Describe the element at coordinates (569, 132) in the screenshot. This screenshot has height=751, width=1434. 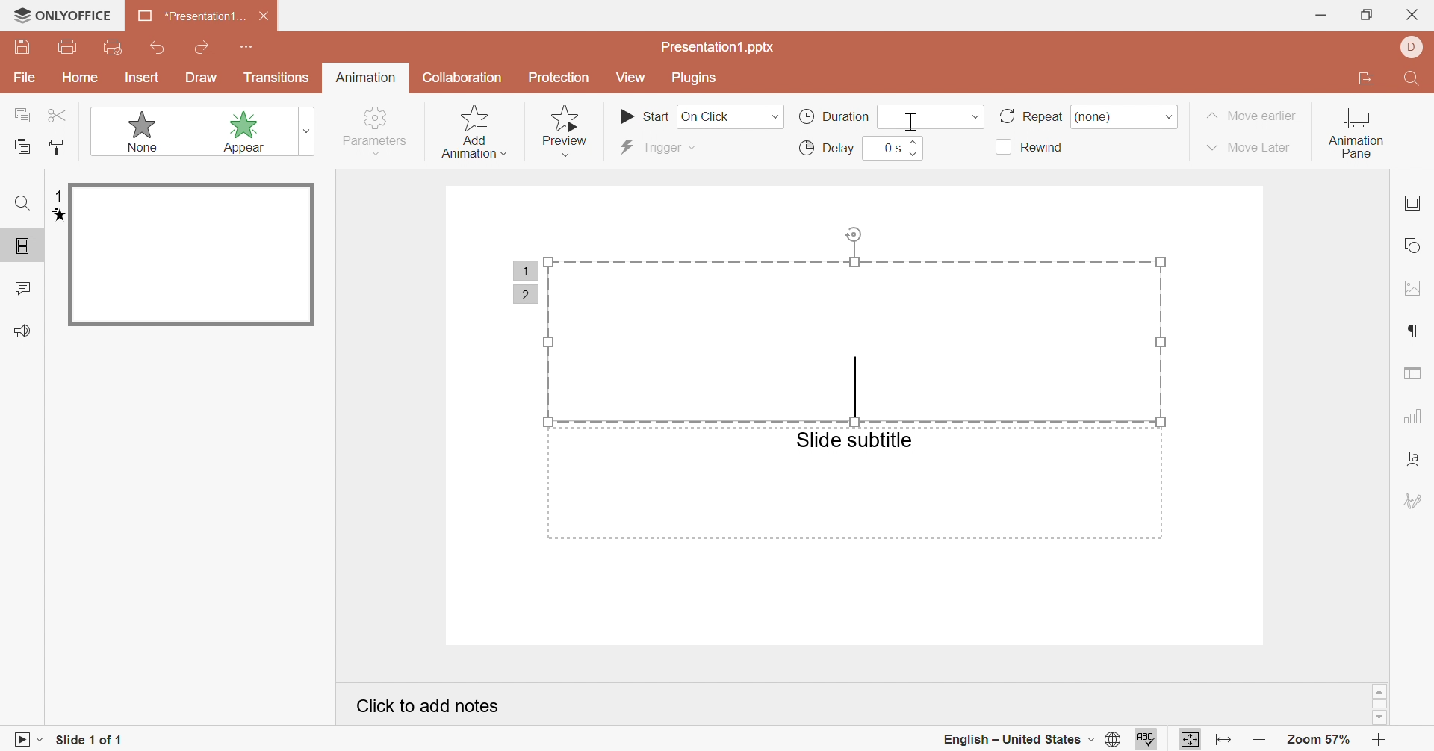
I see `preview` at that location.